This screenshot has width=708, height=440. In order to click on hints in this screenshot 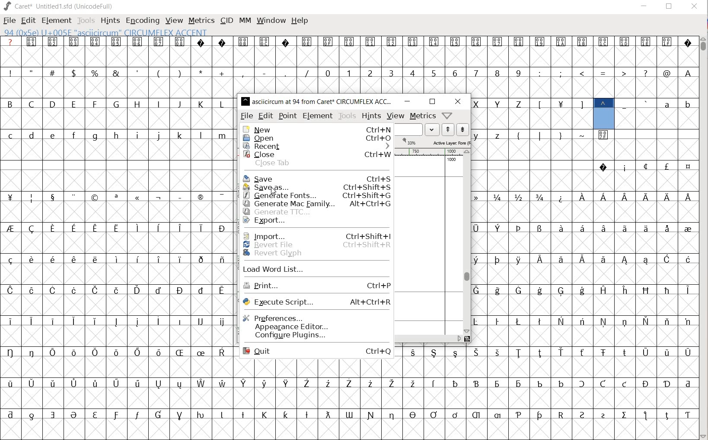, I will do `click(372, 116)`.